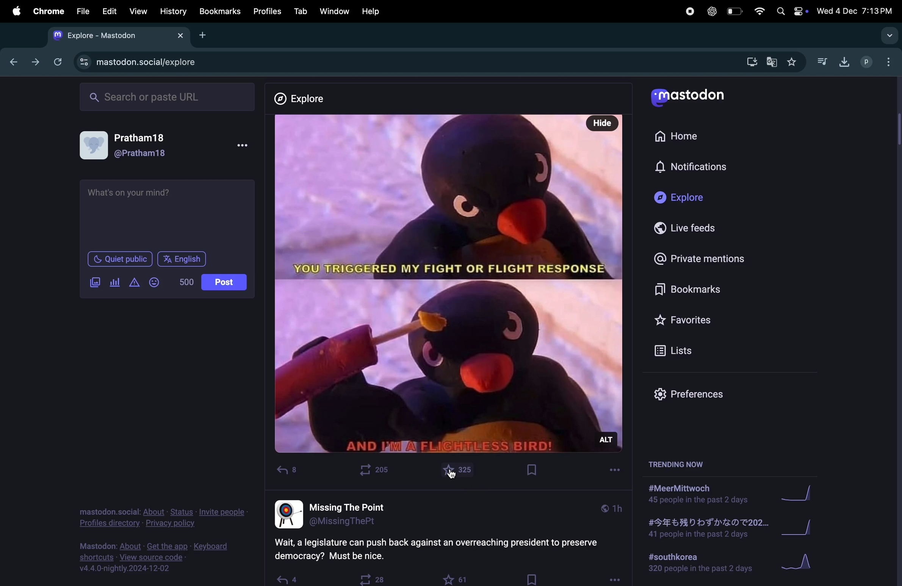  I want to click on add, so click(203, 35).